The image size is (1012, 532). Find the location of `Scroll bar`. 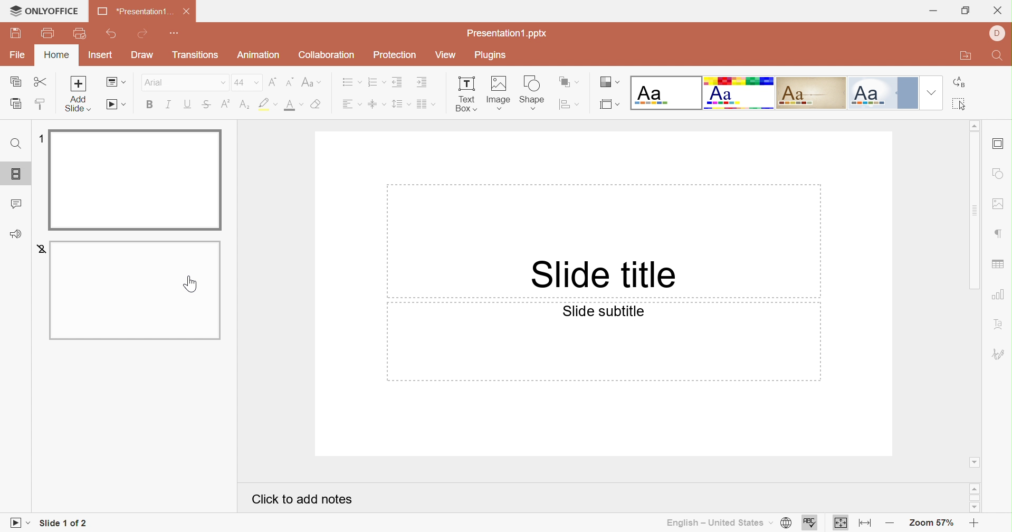

Scroll bar is located at coordinates (974, 498).